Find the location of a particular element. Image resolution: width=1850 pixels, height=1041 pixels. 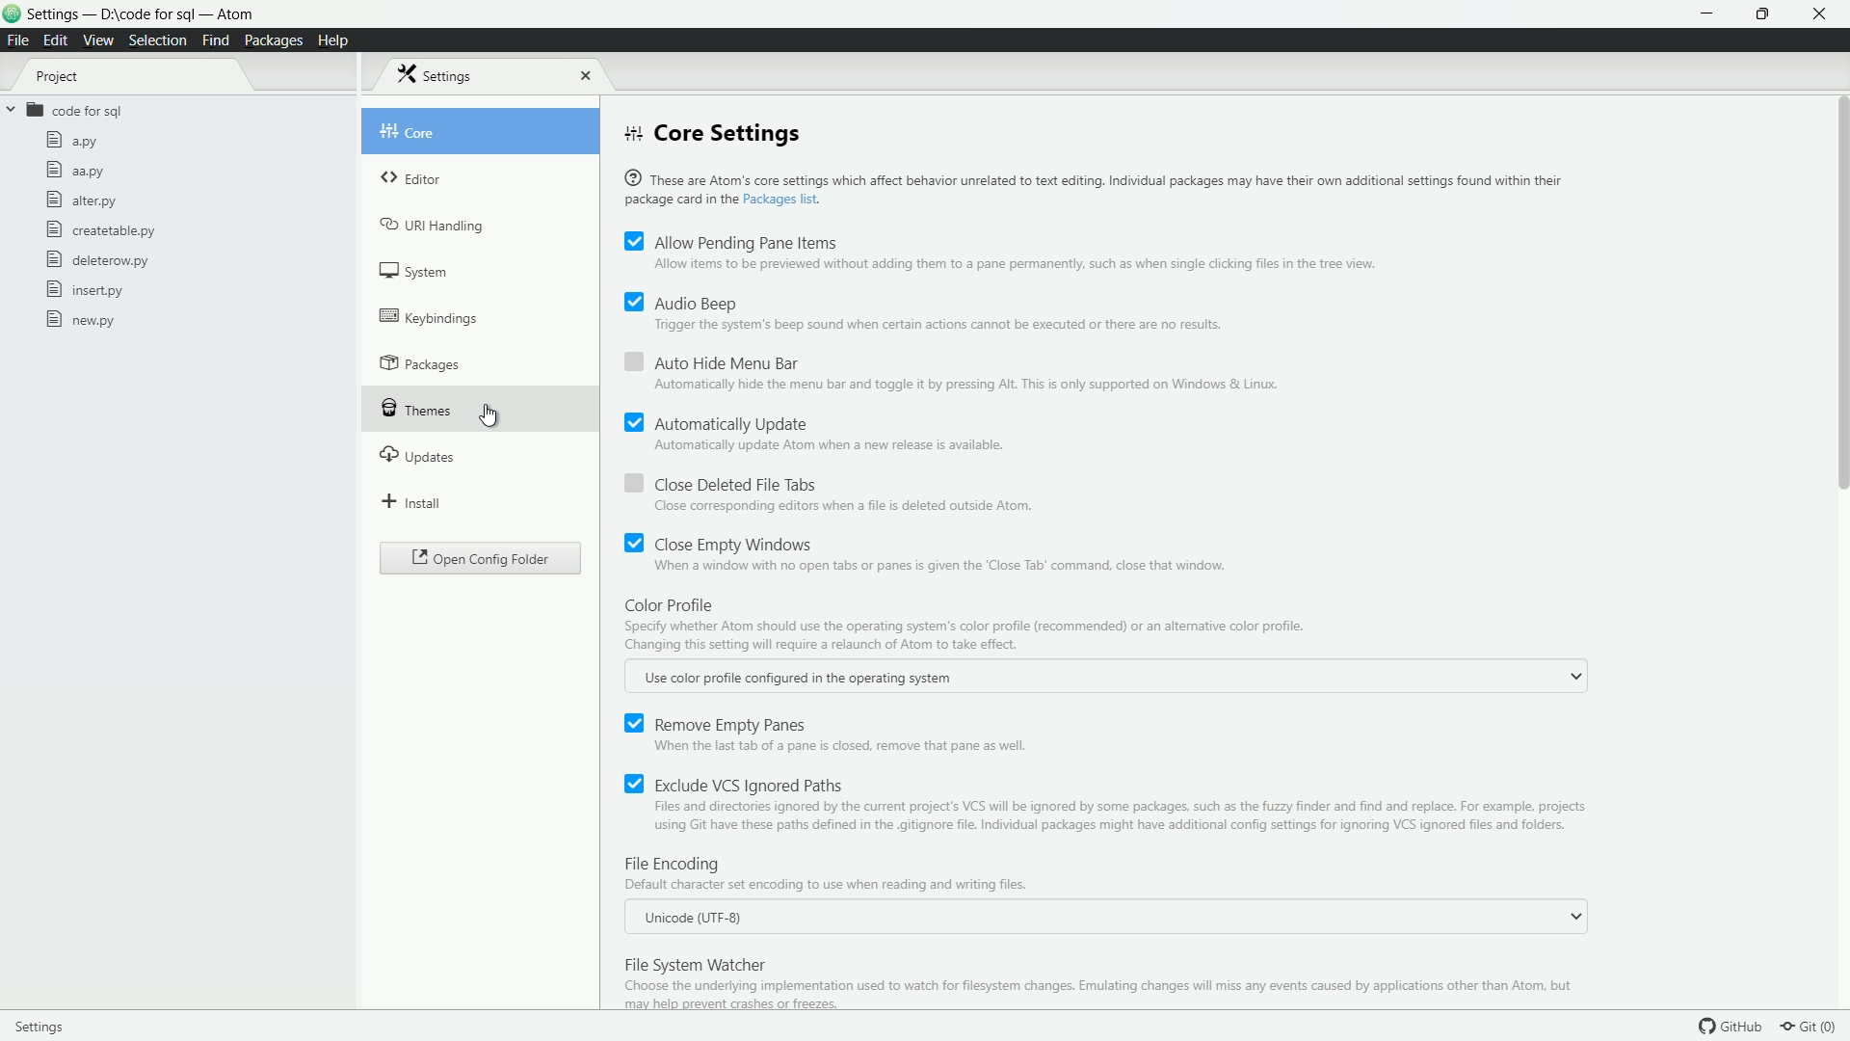

system is located at coordinates (415, 271).